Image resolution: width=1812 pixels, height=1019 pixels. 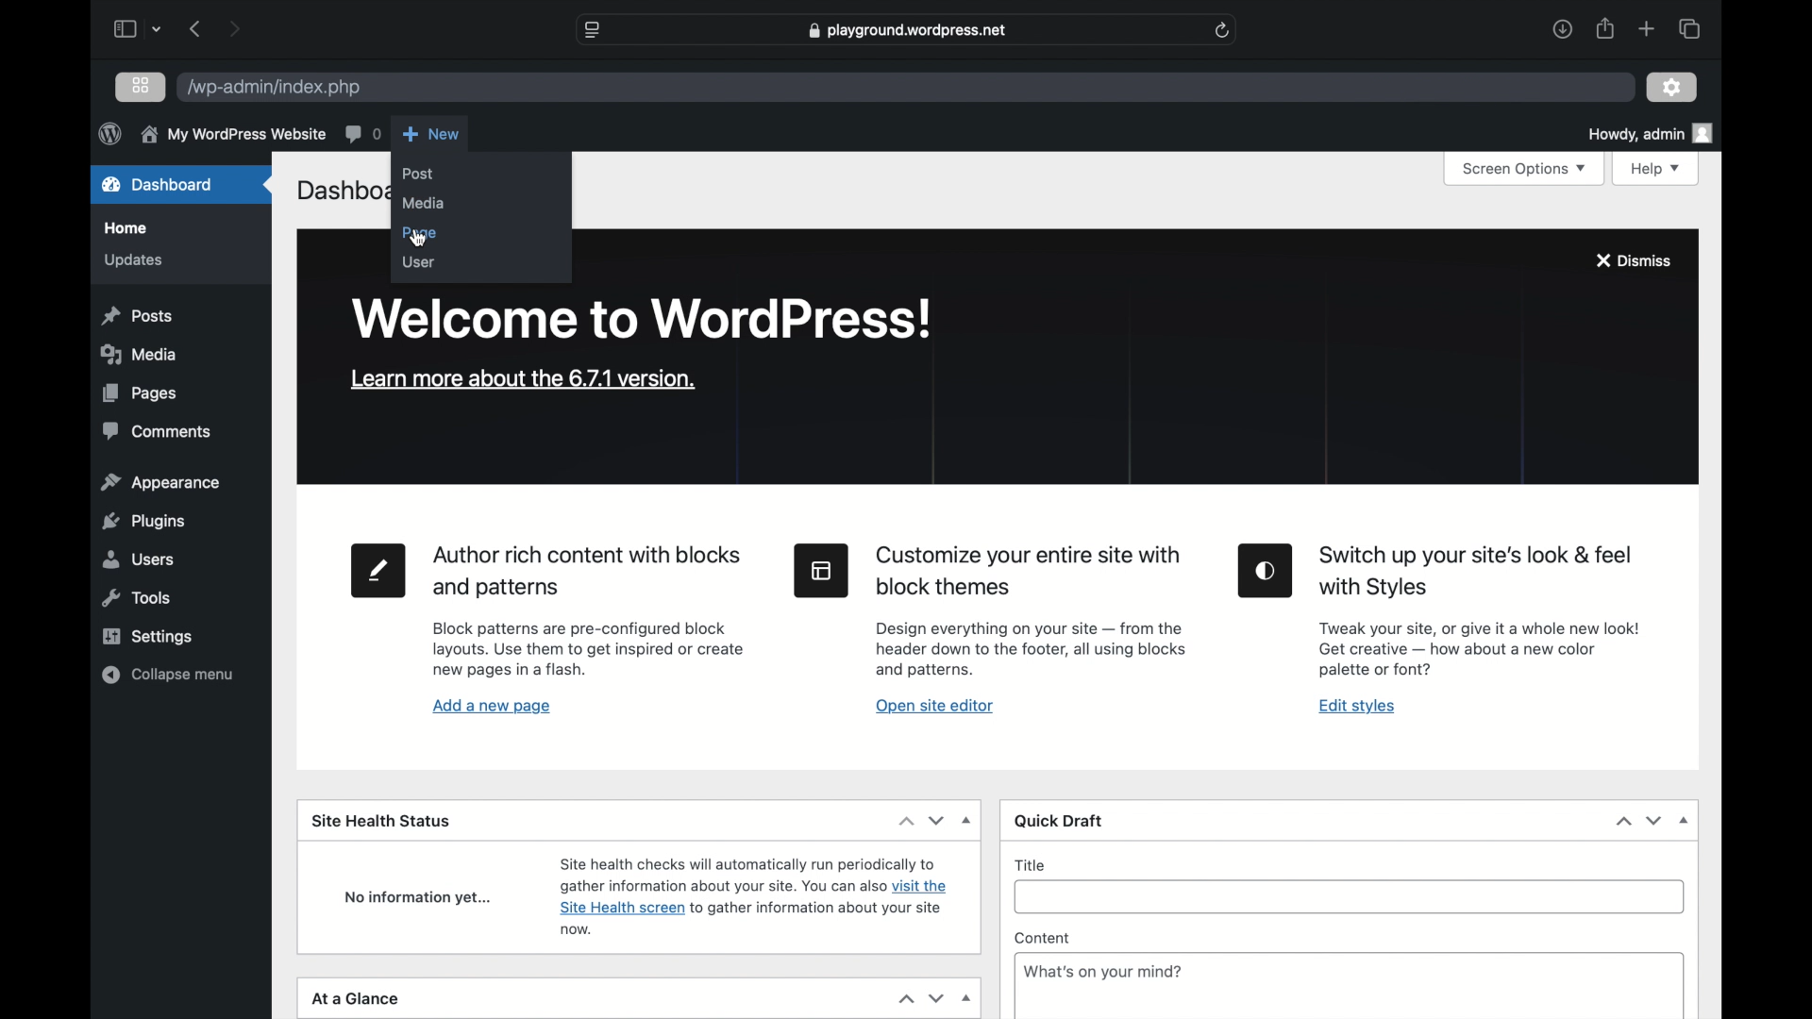 I want to click on post, so click(x=418, y=174).